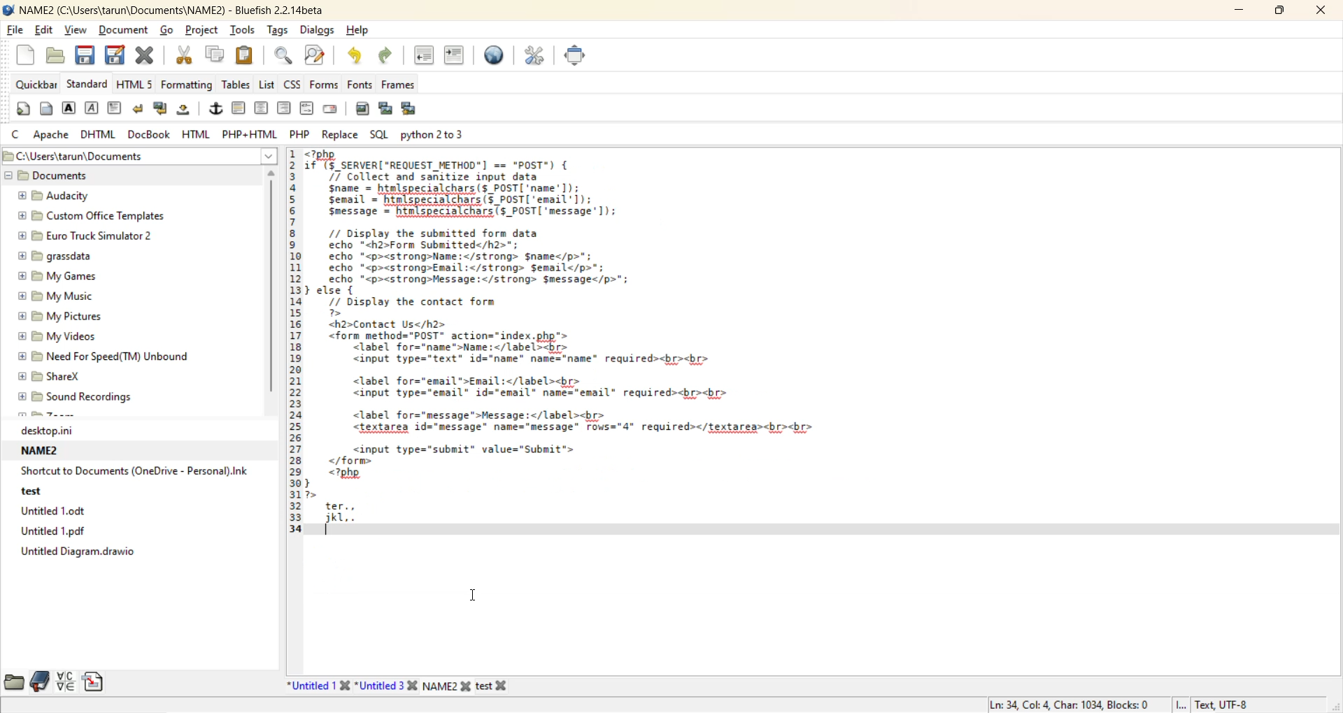  What do you see at coordinates (175, 10) in the screenshot?
I see `file name and app name` at bounding box center [175, 10].